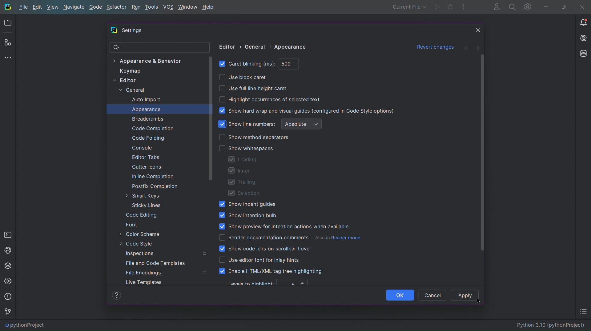 The width and height of the screenshot is (591, 331). What do you see at coordinates (563, 6) in the screenshot?
I see `Maximize` at bounding box center [563, 6].